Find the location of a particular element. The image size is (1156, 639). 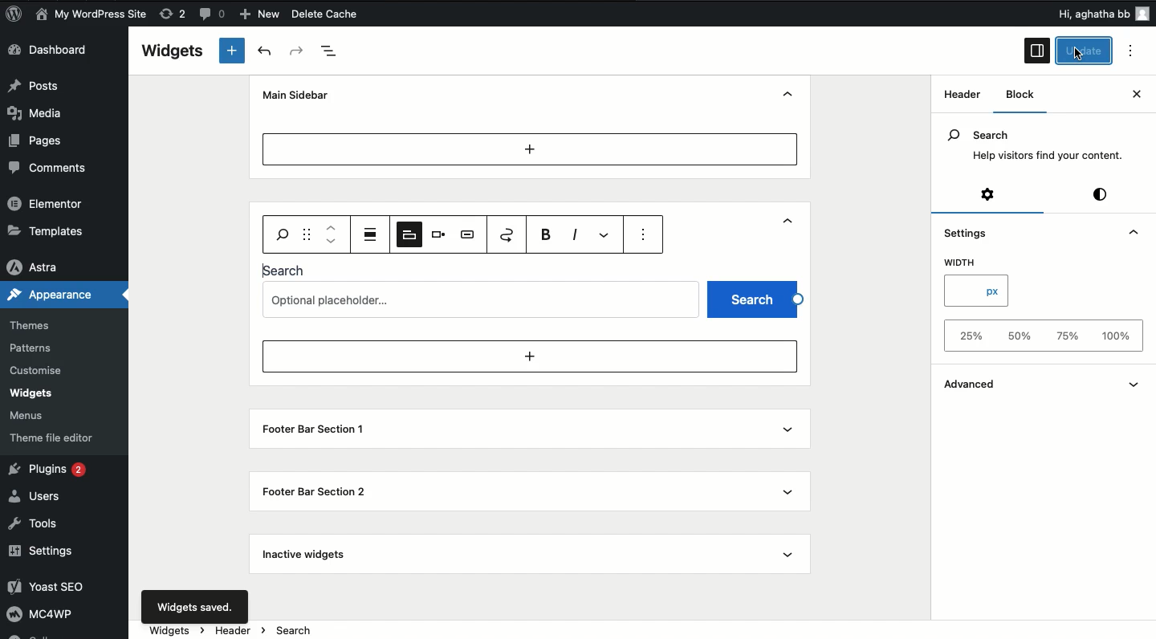

Widget areas is located at coordinates (957, 100).